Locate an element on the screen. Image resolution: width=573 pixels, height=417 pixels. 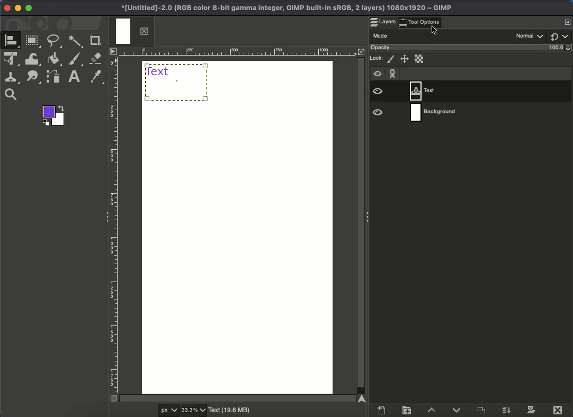
Menu is located at coordinates (112, 51).